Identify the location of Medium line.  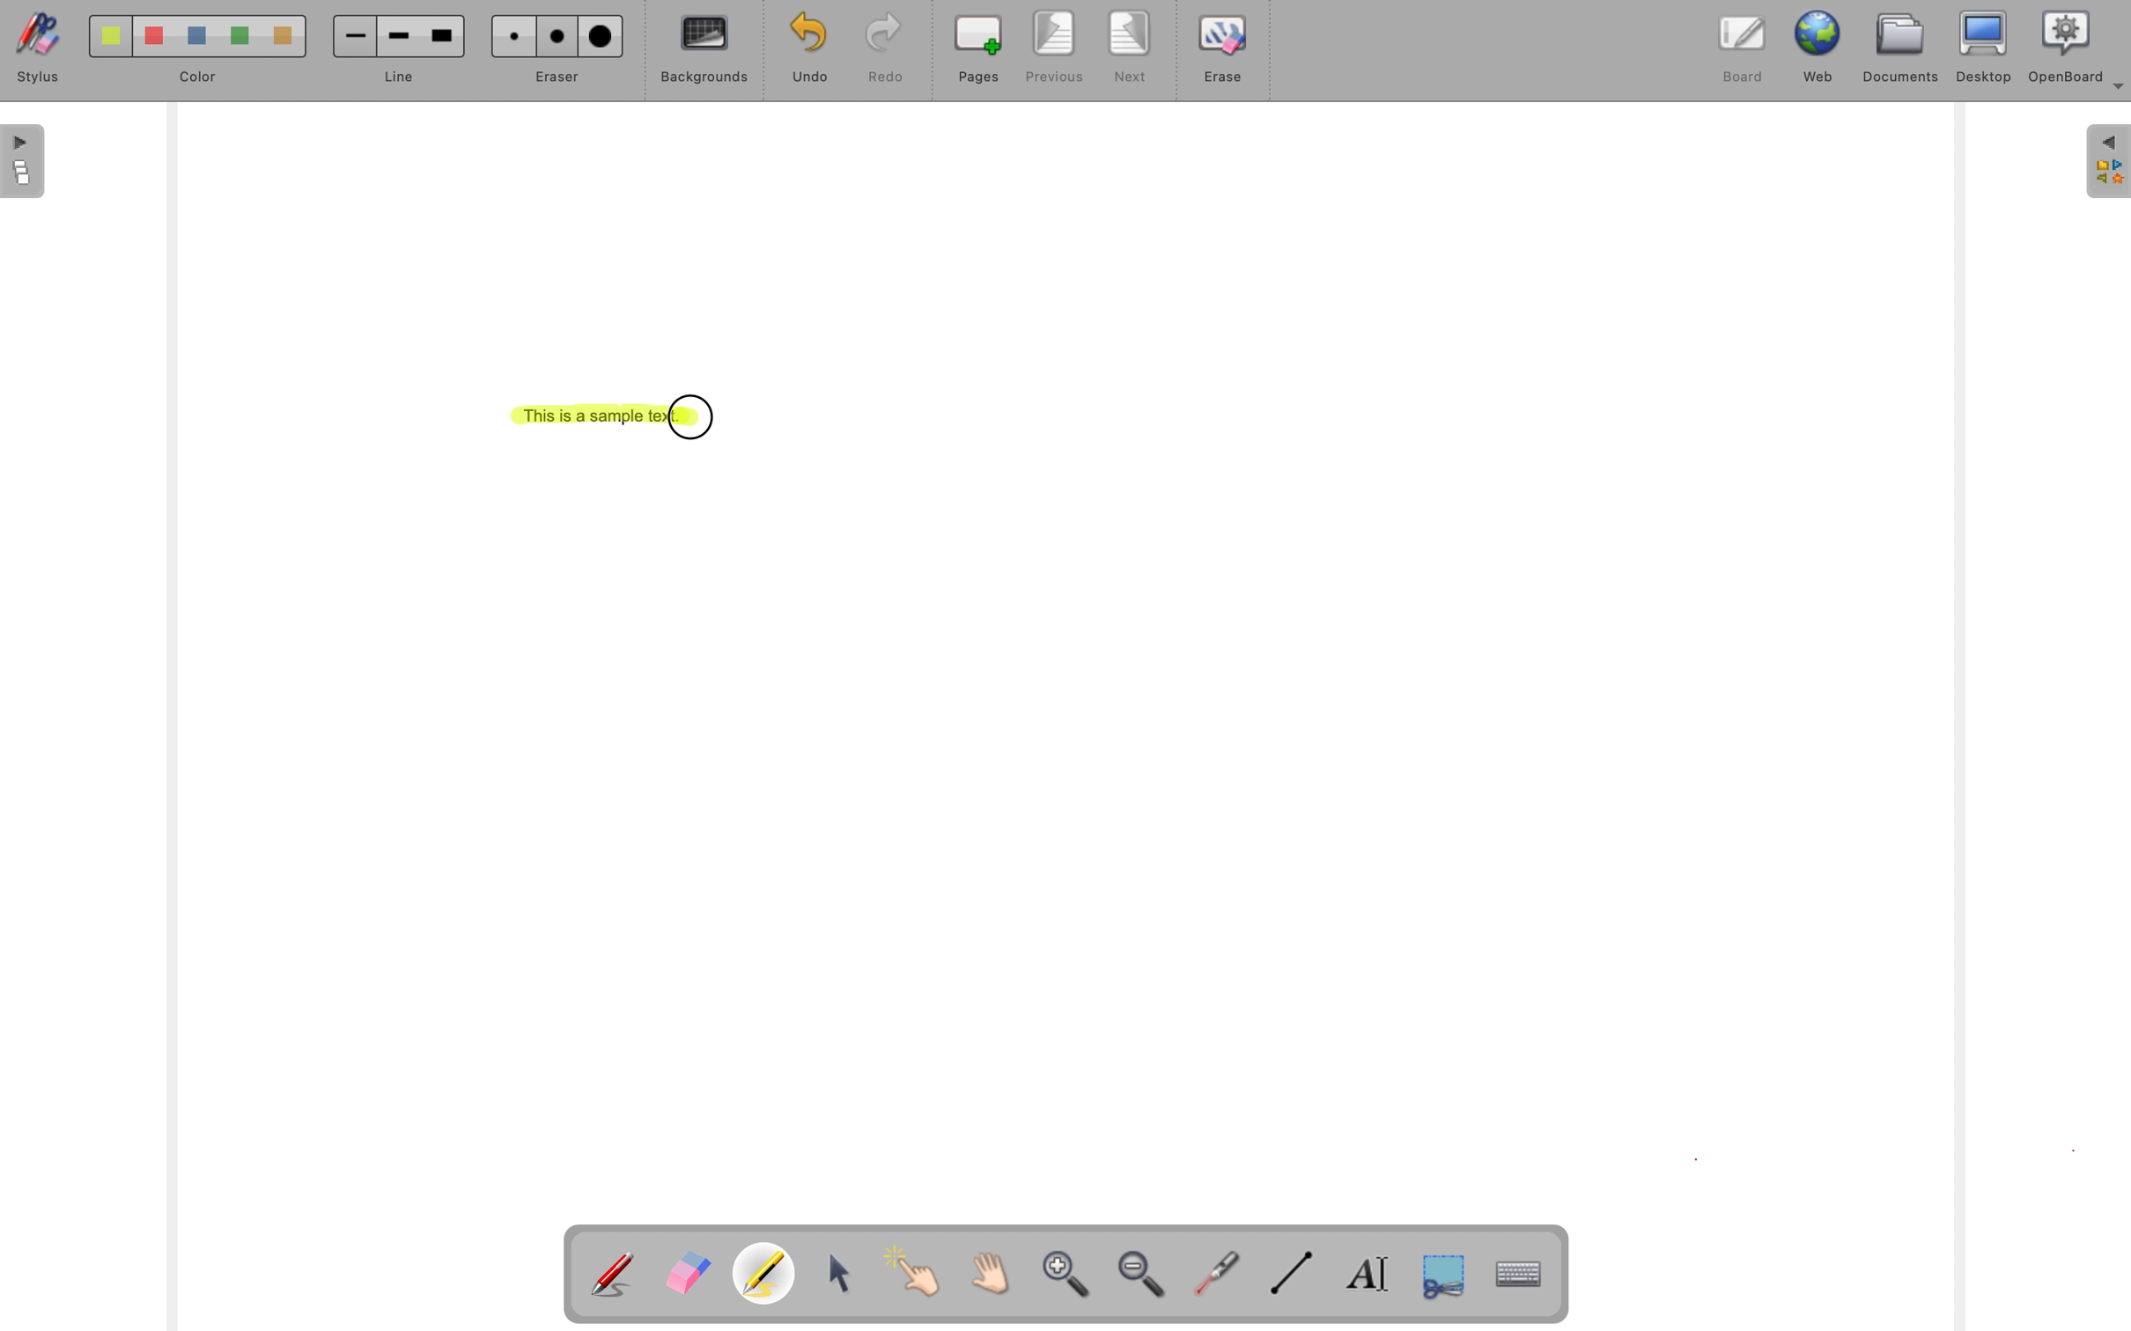
(400, 37).